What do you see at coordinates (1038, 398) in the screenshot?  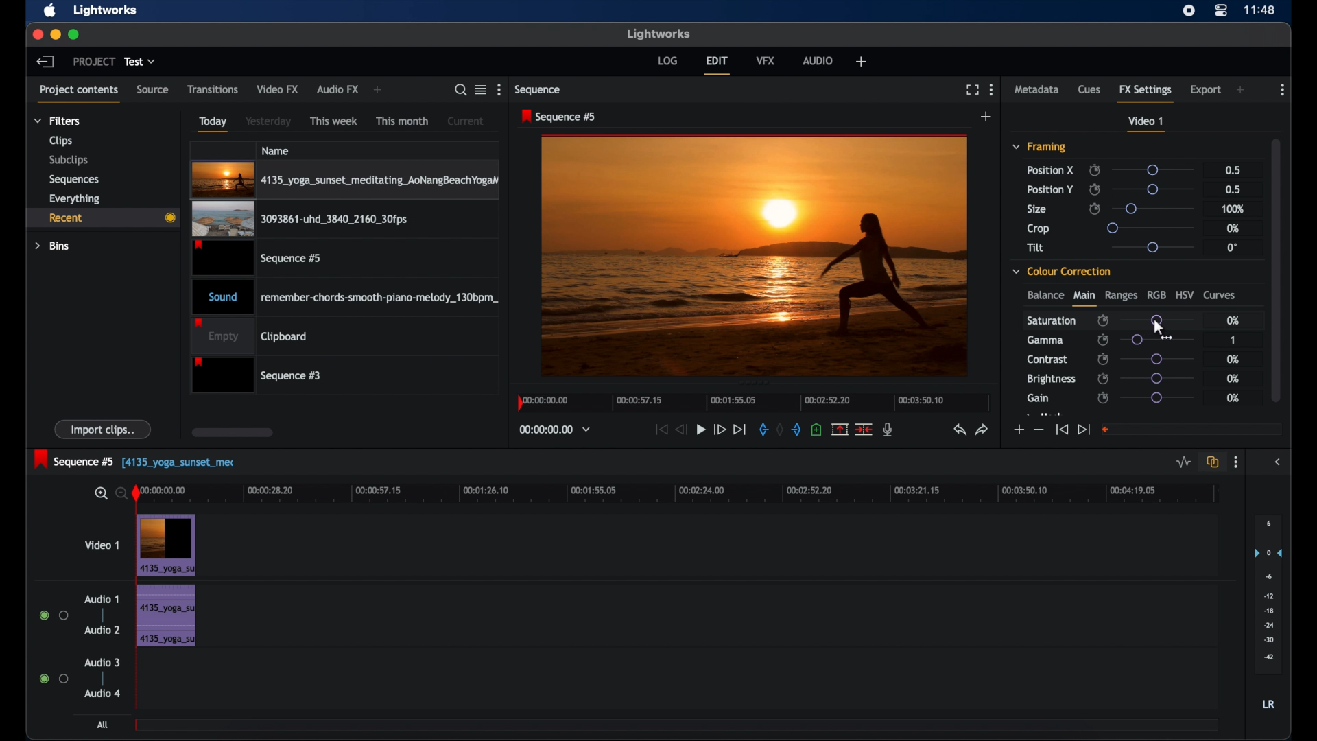 I see `gain` at bounding box center [1038, 398].